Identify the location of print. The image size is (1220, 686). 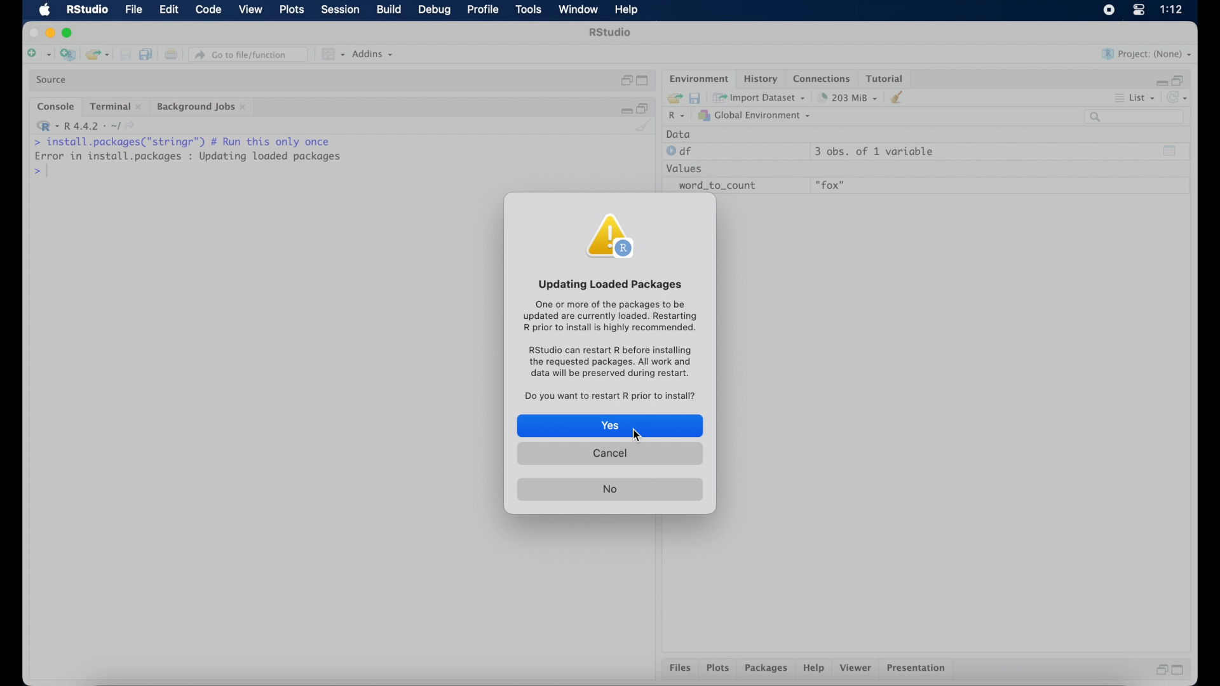
(171, 55).